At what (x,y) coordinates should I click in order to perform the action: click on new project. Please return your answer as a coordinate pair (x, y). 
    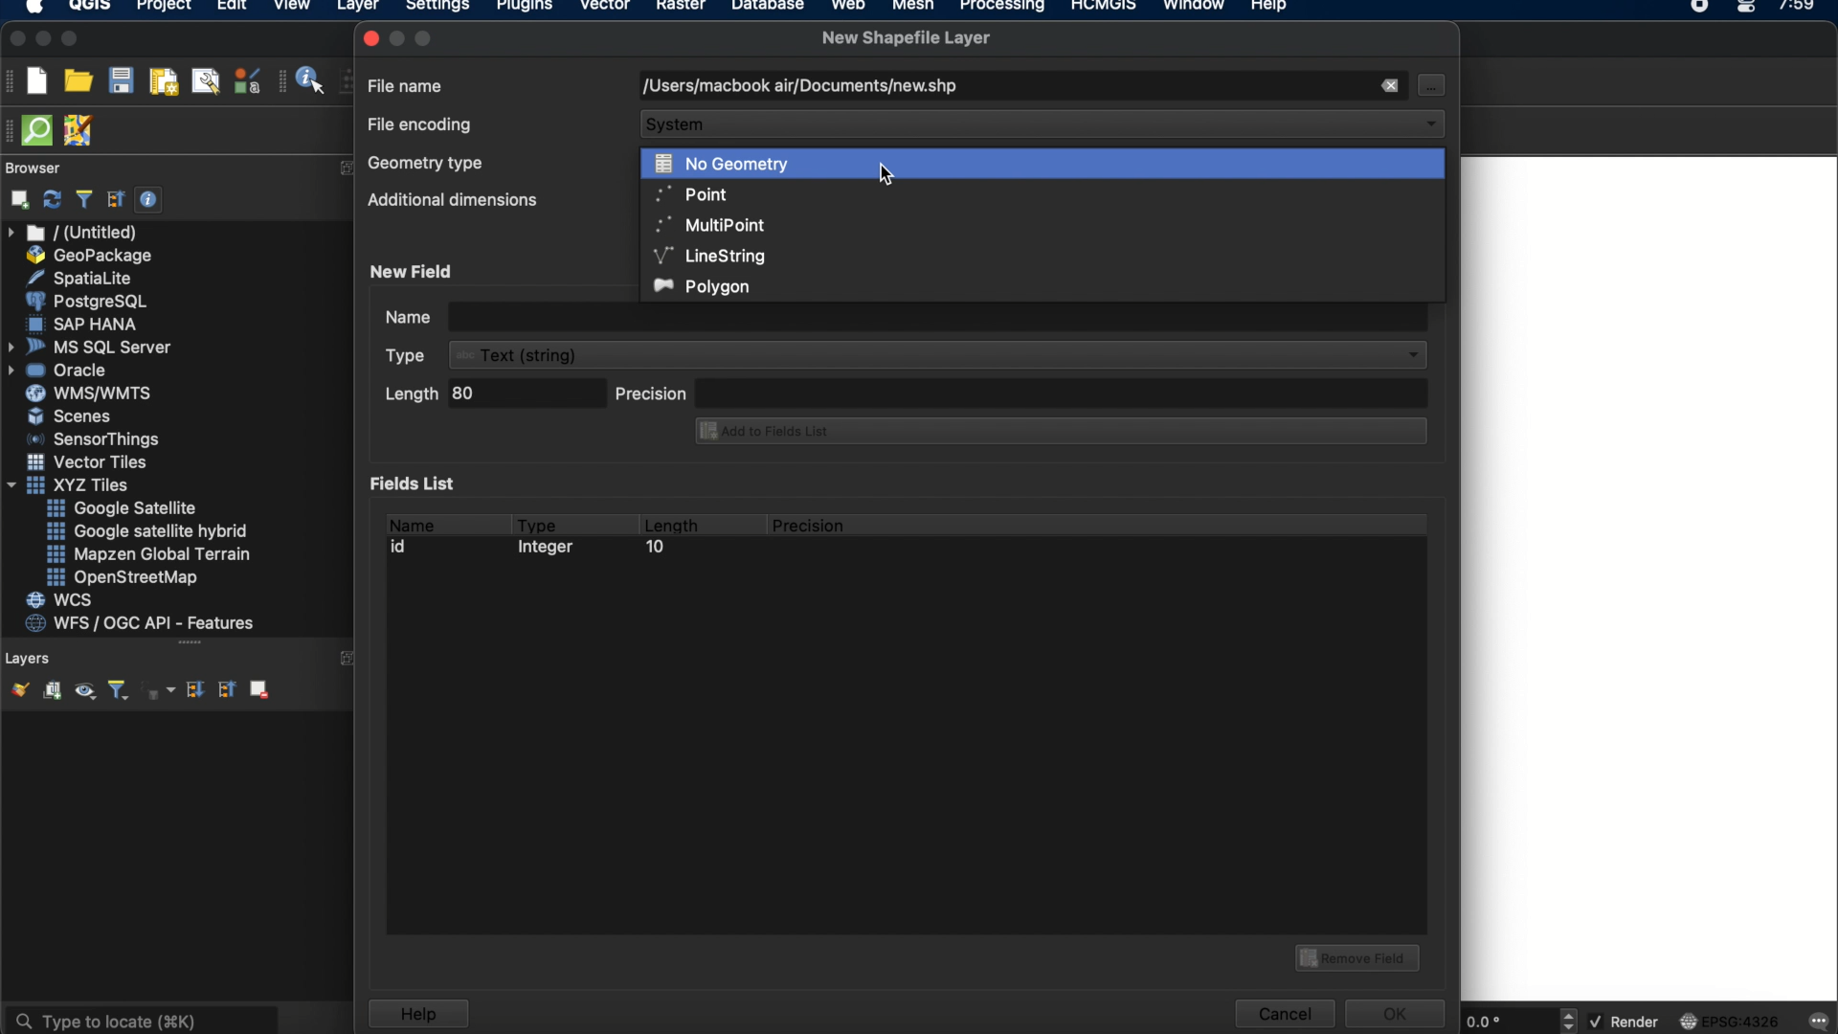
    Looking at the image, I should click on (36, 80).